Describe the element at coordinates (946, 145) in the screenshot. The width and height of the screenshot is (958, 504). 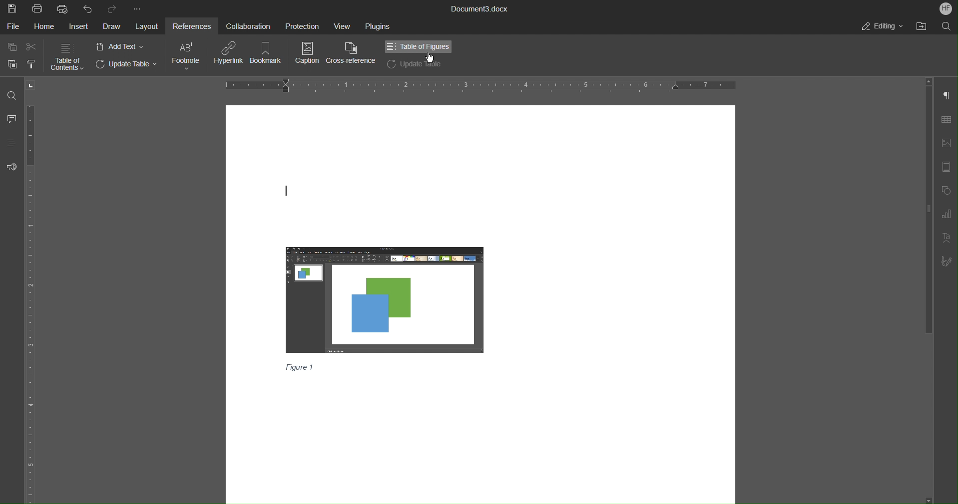
I see `Image Settings` at that location.